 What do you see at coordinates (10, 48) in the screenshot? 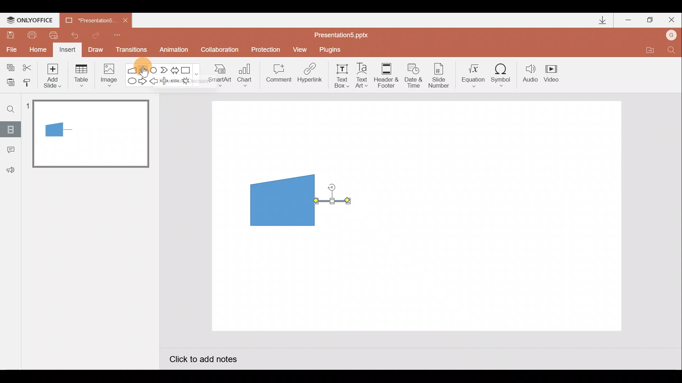
I see `File` at bounding box center [10, 48].